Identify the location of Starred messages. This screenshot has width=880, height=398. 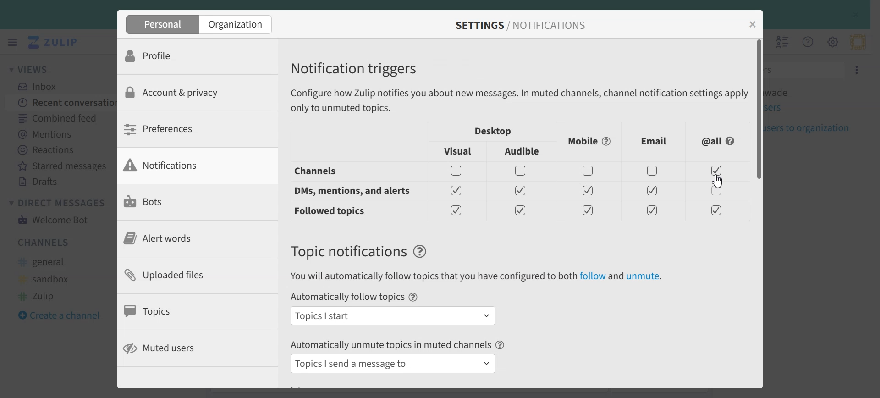
(61, 166).